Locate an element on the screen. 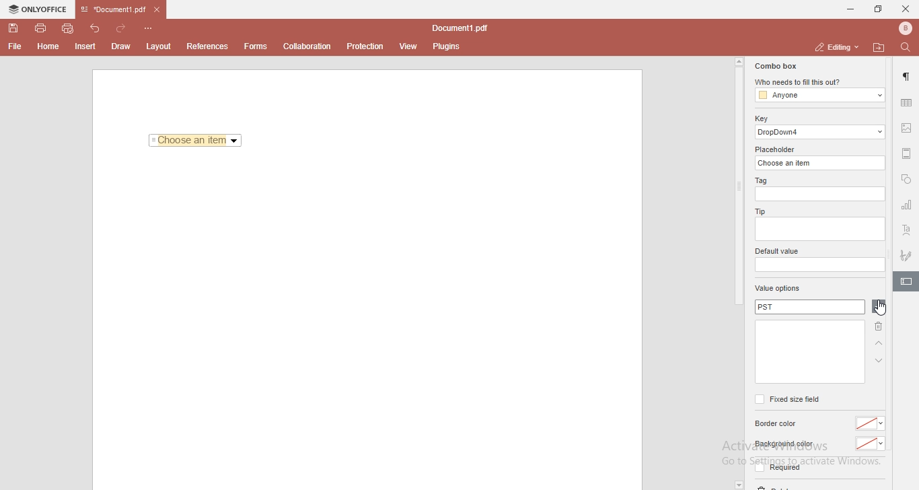 Image resolution: width=919 pixels, height=490 pixels. signature is located at coordinates (907, 253).